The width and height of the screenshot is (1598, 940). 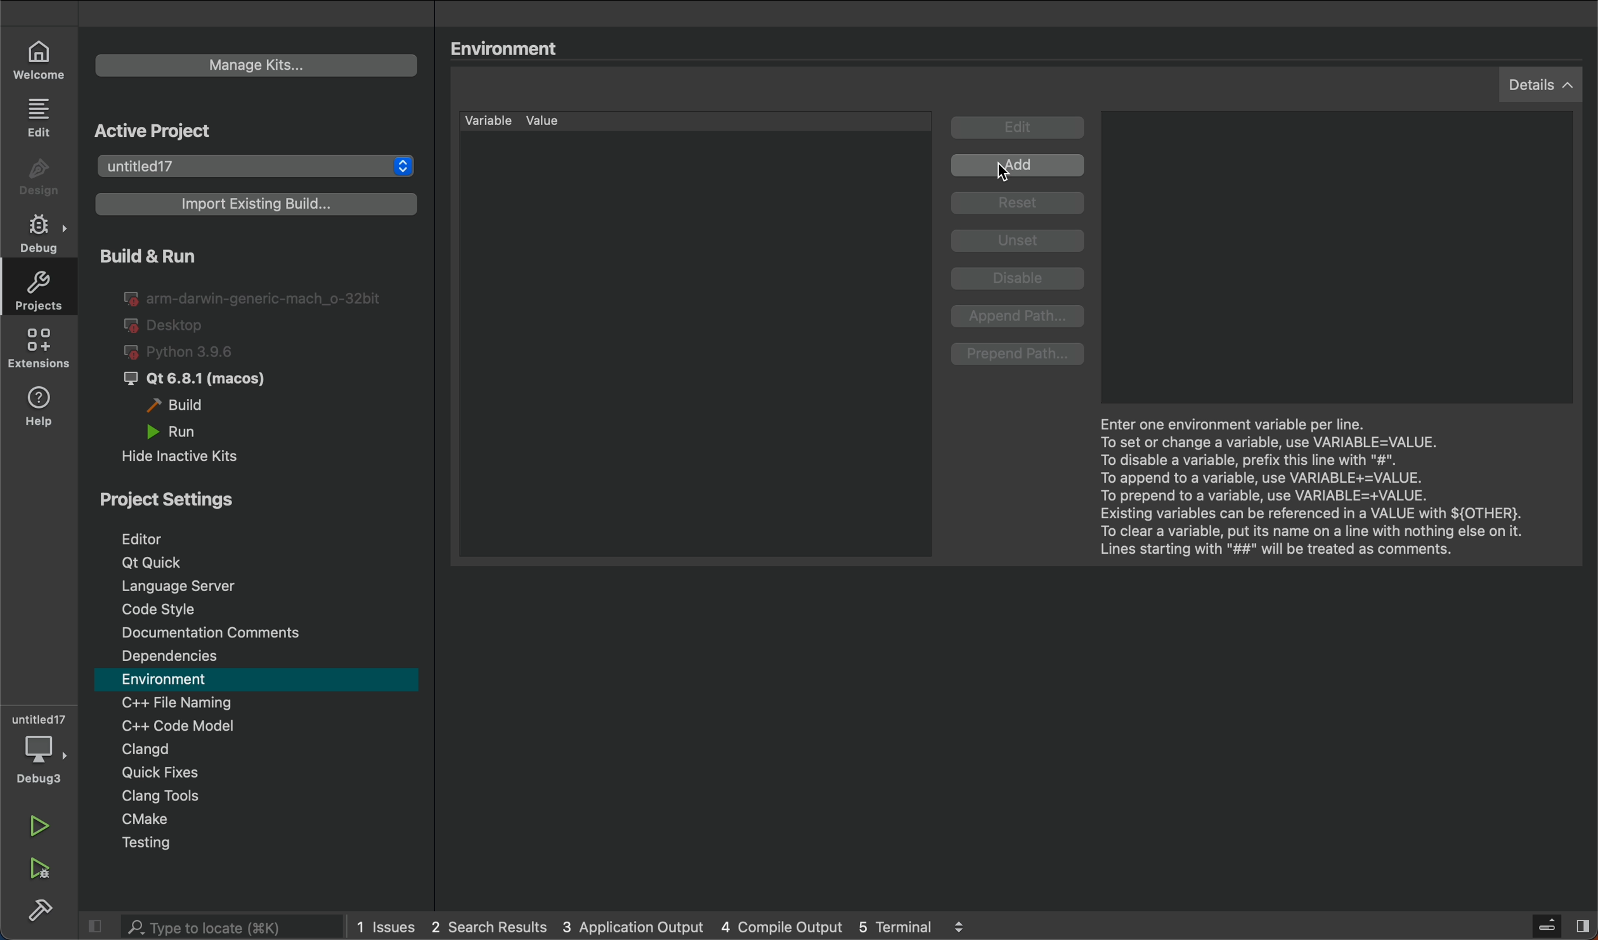 I want to click on 5 terminal, so click(x=917, y=926).